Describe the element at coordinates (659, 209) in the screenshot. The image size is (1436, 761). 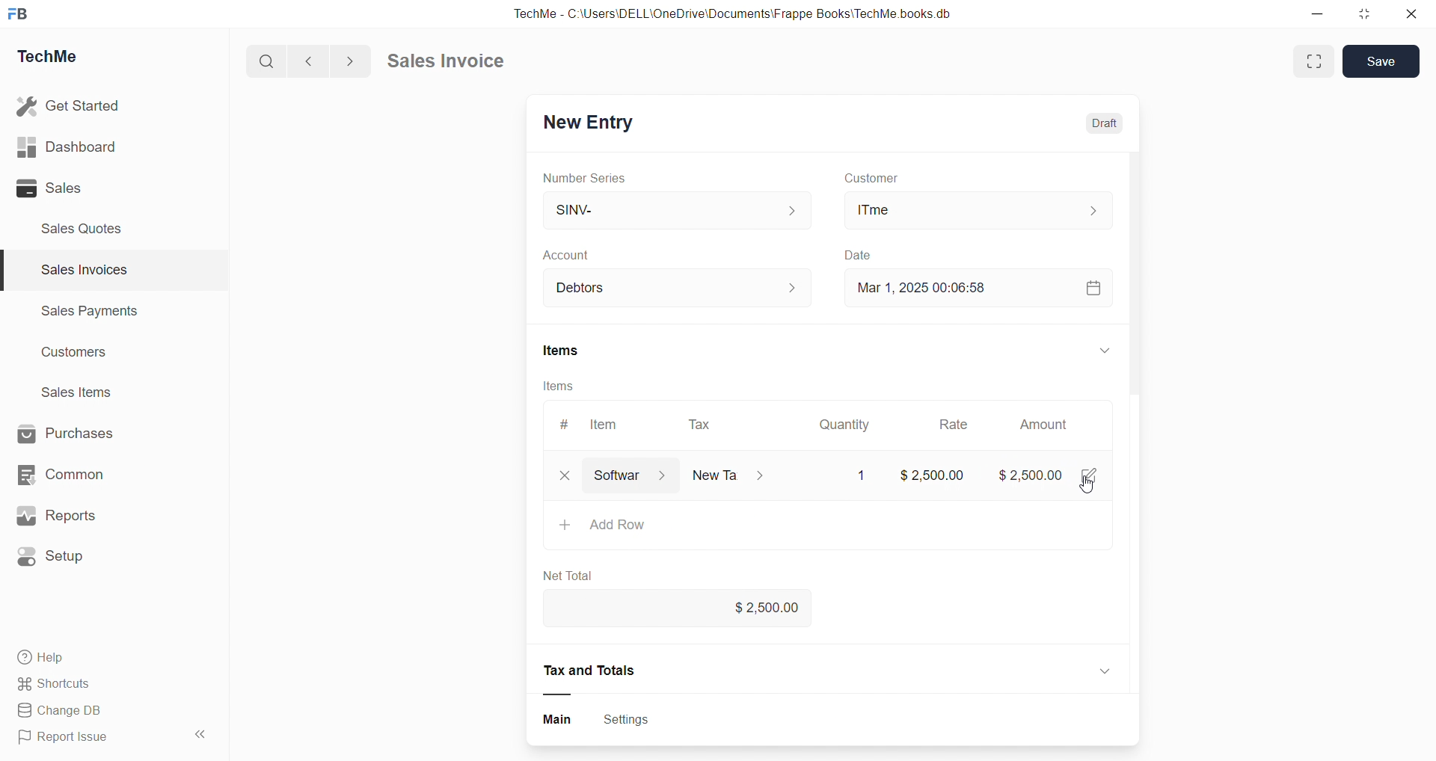
I see `SINV-` at that location.